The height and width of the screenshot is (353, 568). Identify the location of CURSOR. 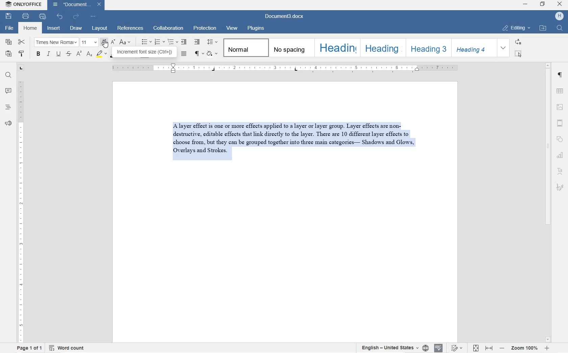
(105, 44).